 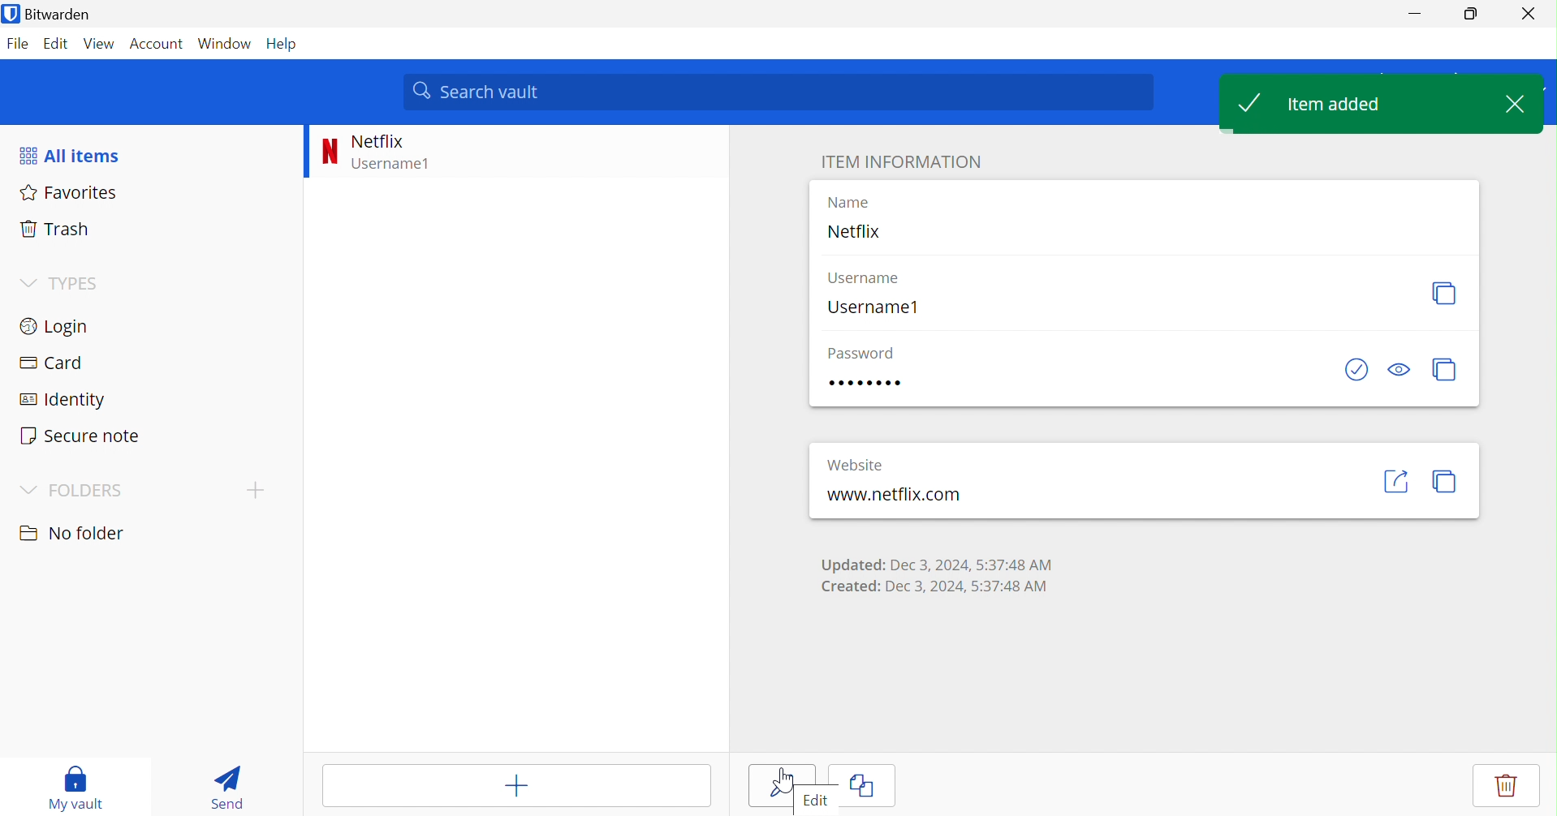 I want to click on Item added, so click(x=1356, y=101).